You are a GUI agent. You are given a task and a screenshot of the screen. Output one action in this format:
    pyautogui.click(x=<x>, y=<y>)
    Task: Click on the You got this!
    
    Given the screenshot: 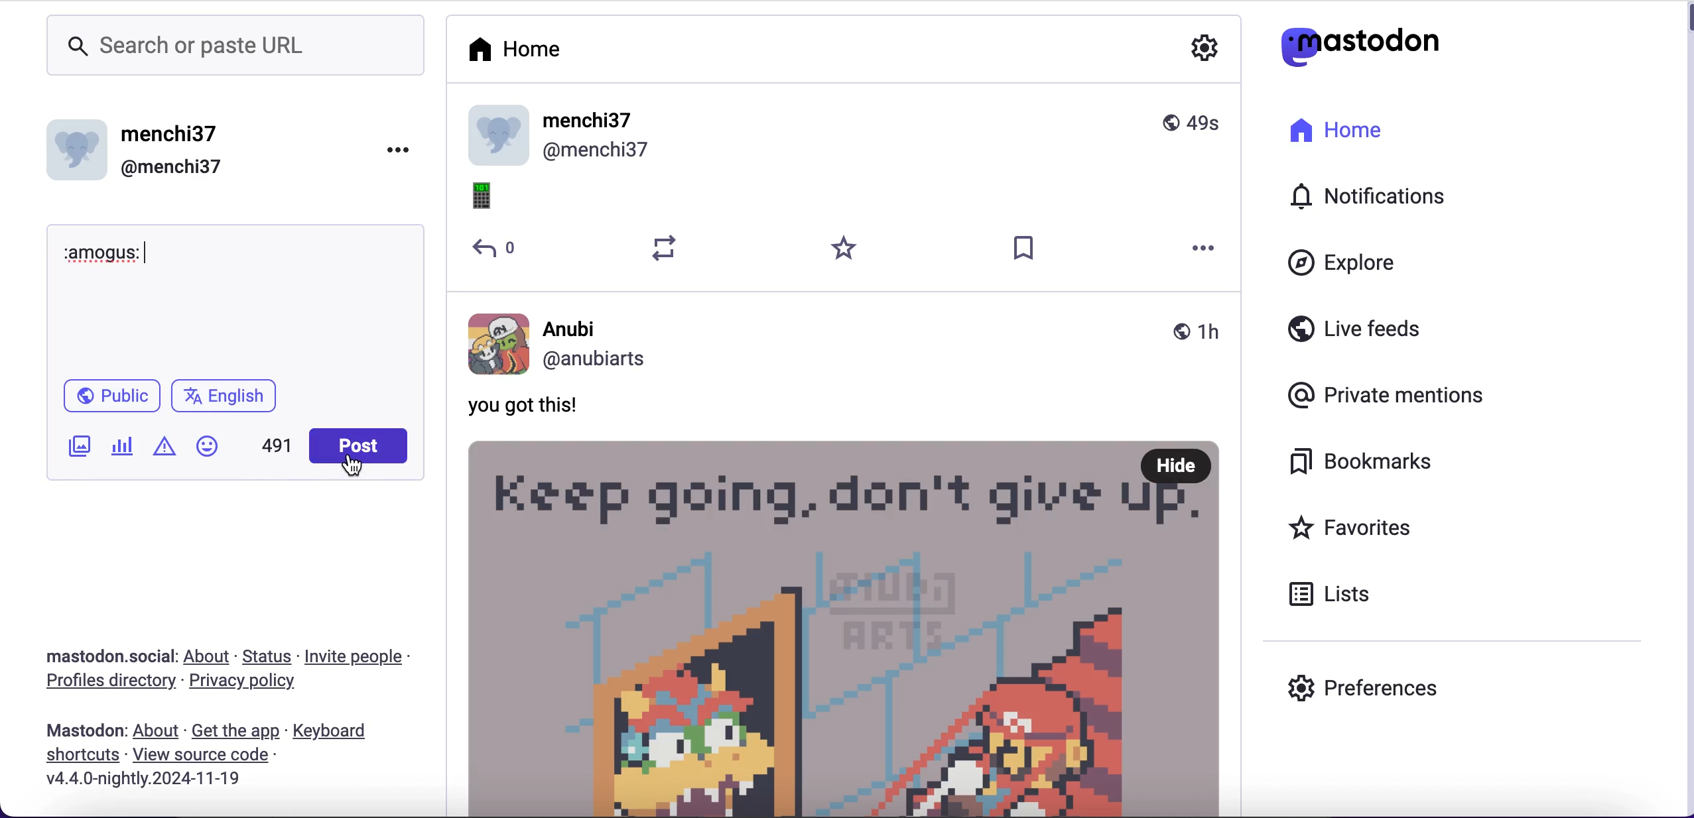 What is the action you would take?
    pyautogui.click(x=531, y=408)
    